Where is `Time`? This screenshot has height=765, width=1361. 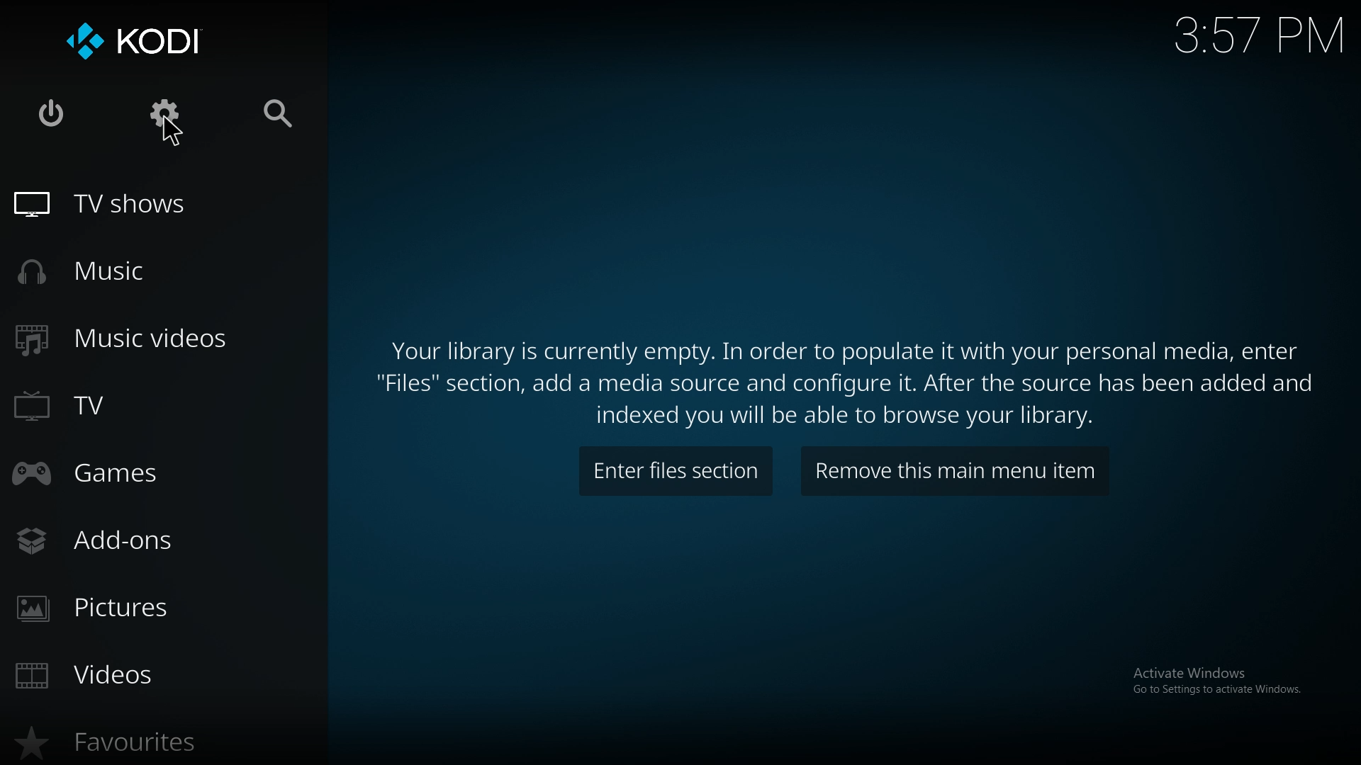 Time is located at coordinates (1261, 37).